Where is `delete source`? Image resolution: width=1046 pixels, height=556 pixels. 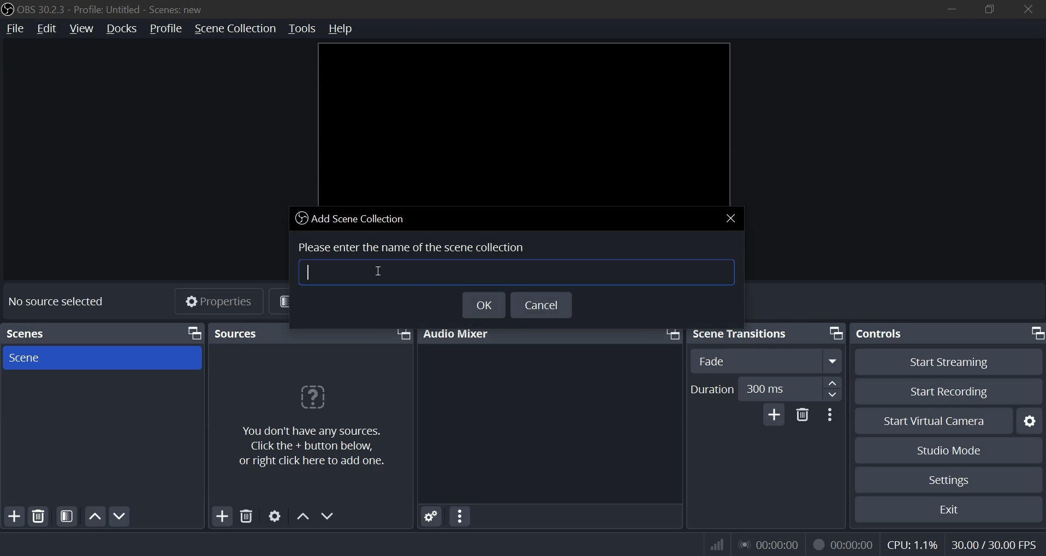
delete source is located at coordinates (39, 515).